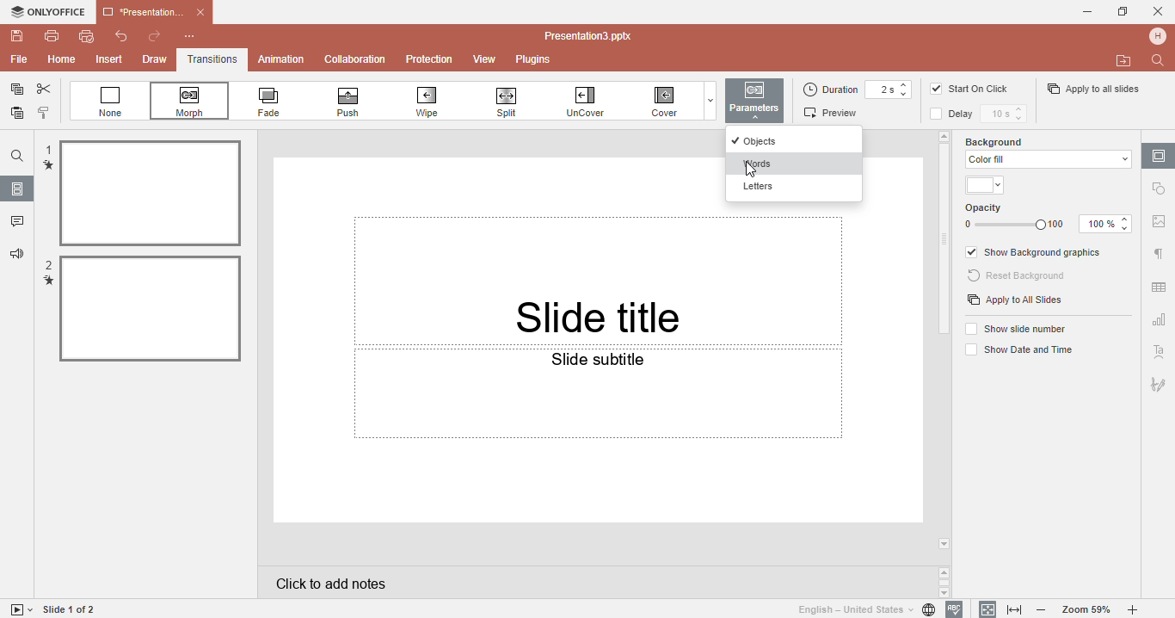 The image size is (1175, 618). I want to click on Draw, so click(153, 60).